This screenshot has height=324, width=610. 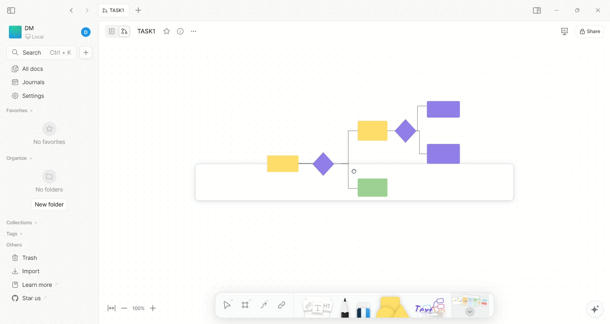 What do you see at coordinates (314, 305) in the screenshot?
I see `notes` at bounding box center [314, 305].